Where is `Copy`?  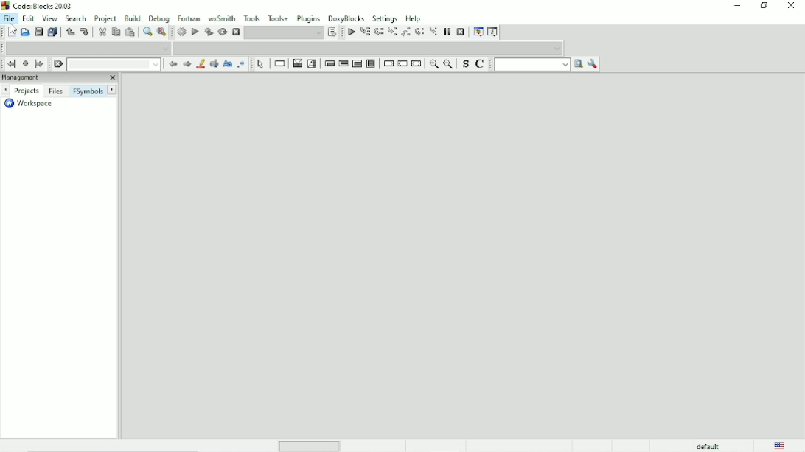 Copy is located at coordinates (115, 32).